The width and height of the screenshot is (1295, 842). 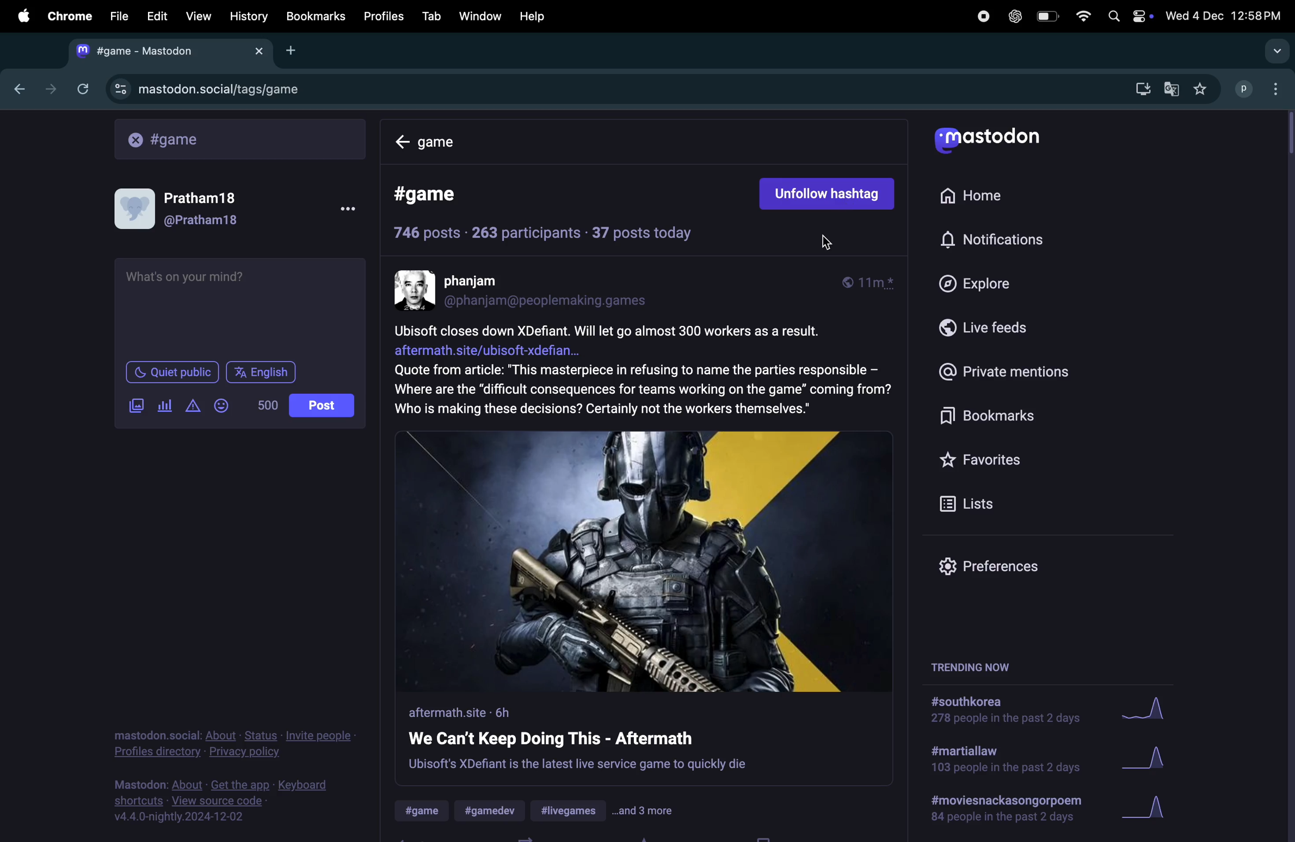 What do you see at coordinates (158, 14) in the screenshot?
I see `Edit` at bounding box center [158, 14].